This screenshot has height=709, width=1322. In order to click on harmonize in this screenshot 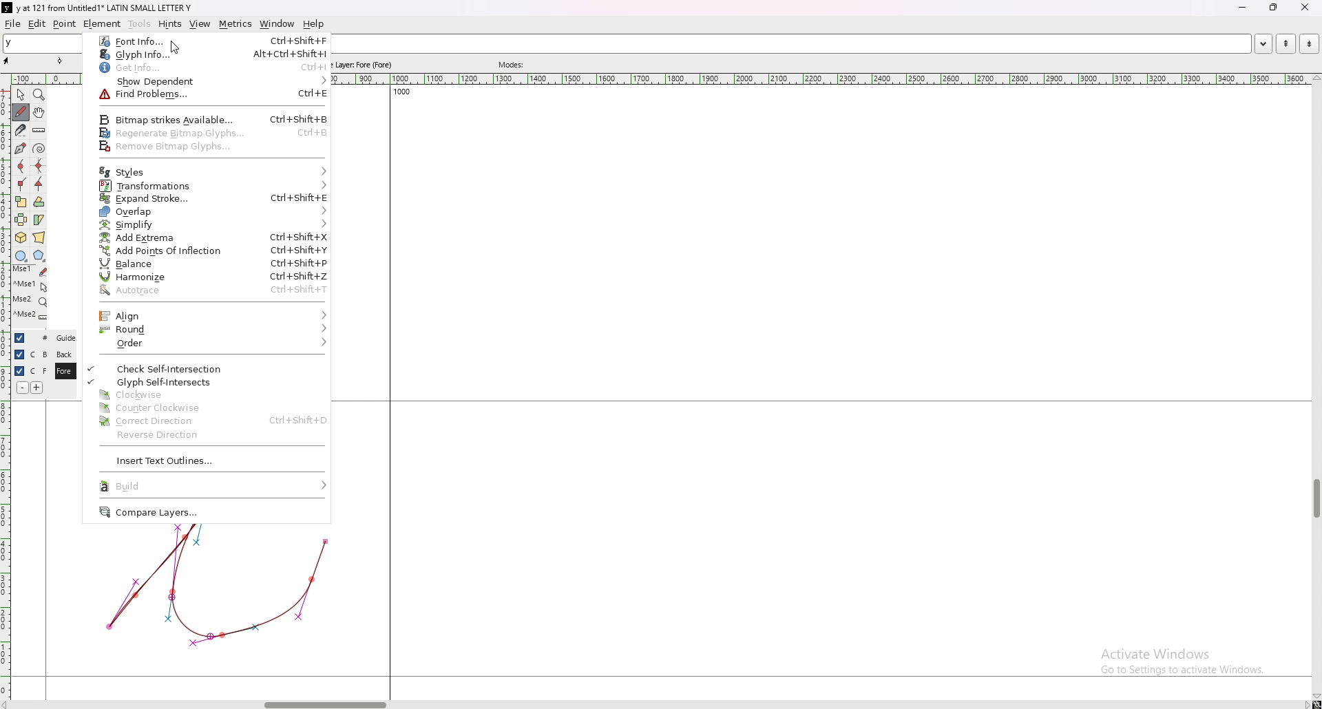, I will do `click(207, 277)`.